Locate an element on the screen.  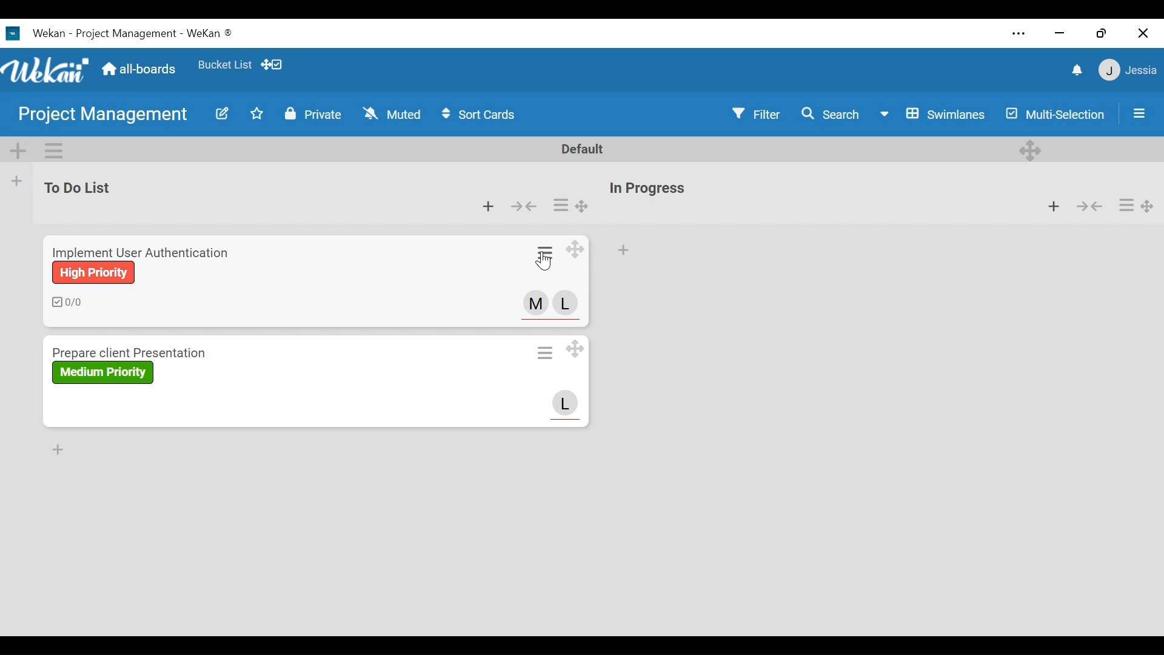
Desktop drag handle is located at coordinates (1148, 206).